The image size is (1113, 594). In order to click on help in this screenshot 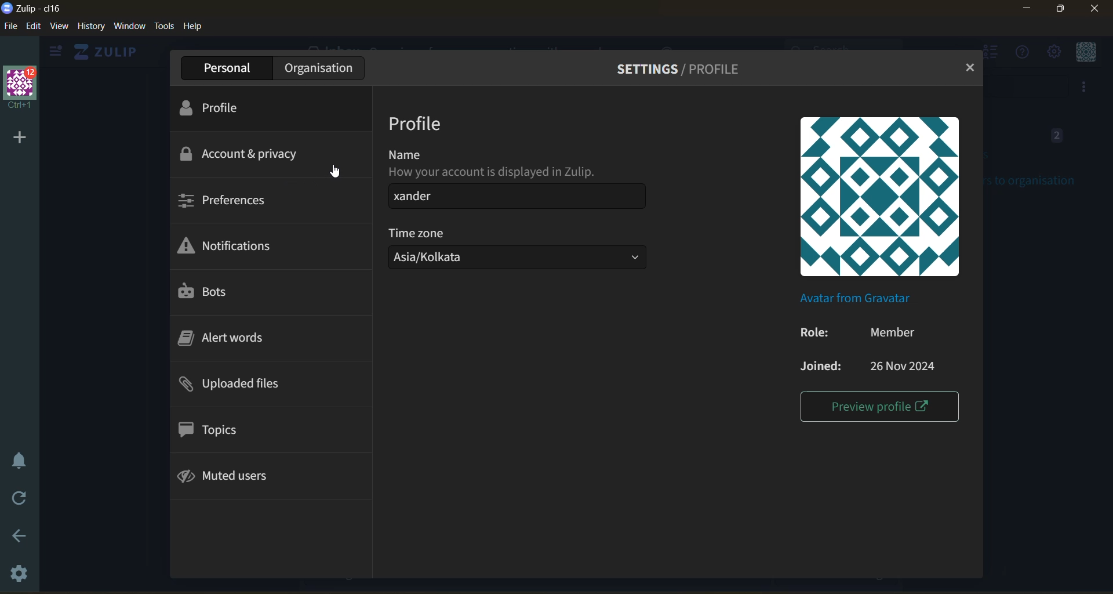, I will do `click(193, 27)`.